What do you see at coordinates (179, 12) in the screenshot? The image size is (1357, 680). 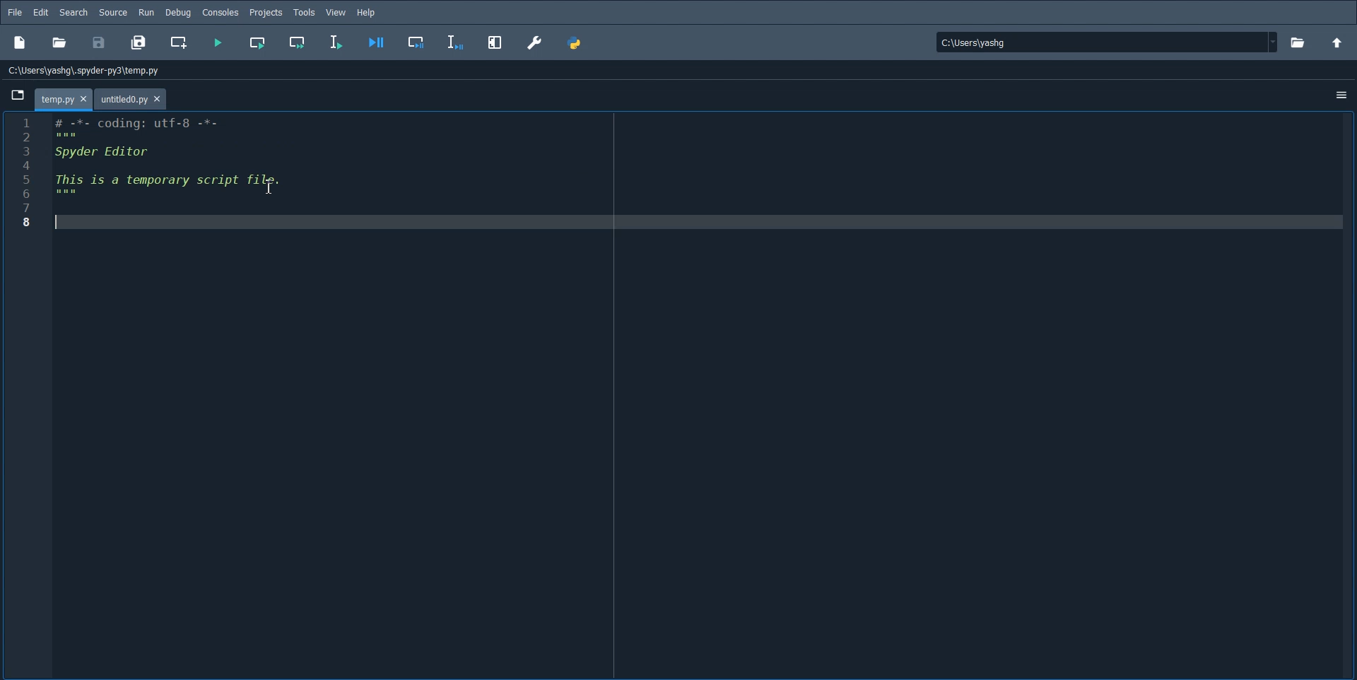 I see `Debug` at bounding box center [179, 12].